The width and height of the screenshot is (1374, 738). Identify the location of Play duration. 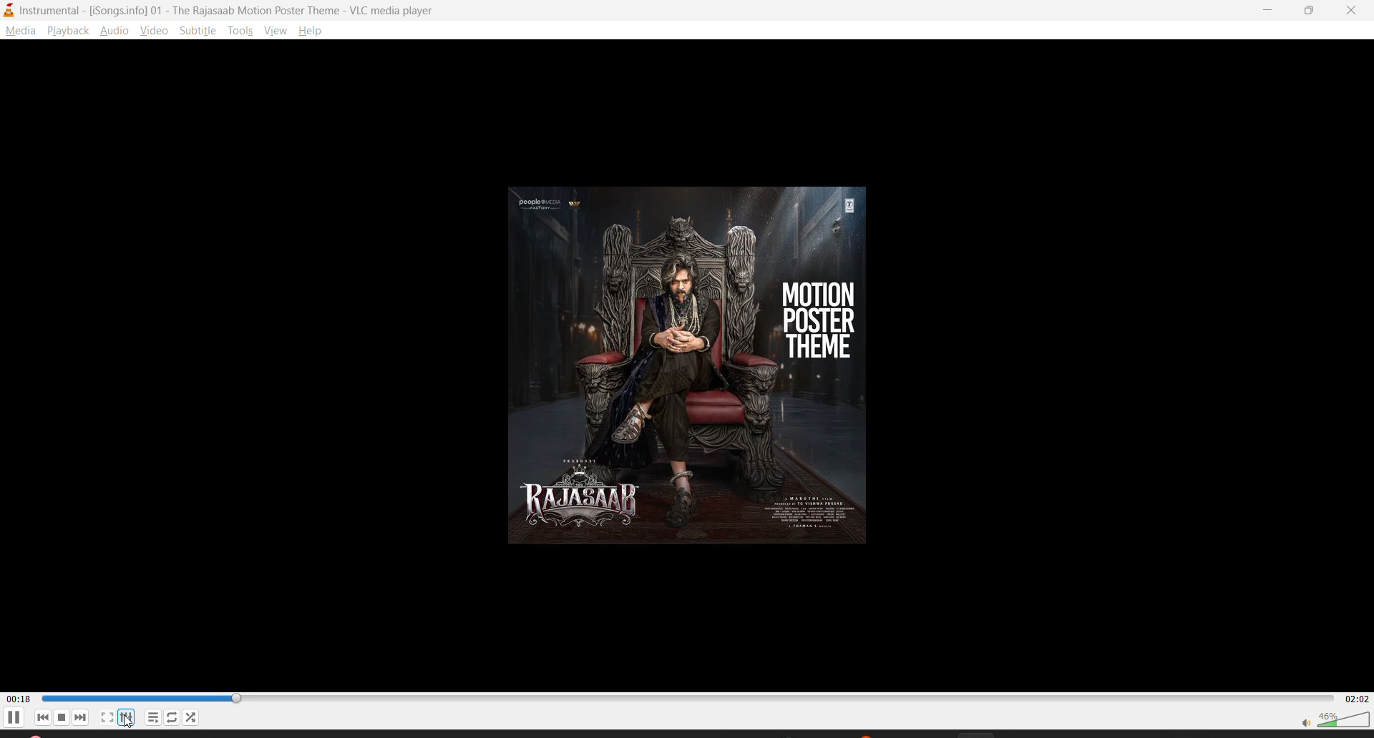
(685, 698).